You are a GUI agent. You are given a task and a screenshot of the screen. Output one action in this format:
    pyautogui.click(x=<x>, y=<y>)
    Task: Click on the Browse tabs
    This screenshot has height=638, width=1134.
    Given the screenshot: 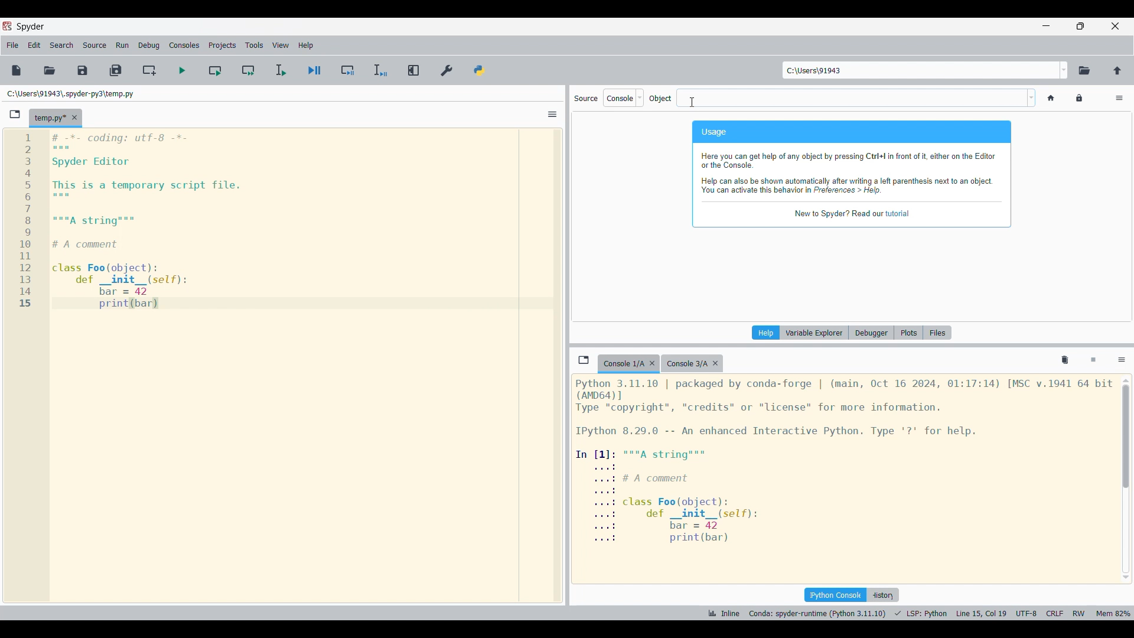 What is the action you would take?
    pyautogui.click(x=15, y=115)
    